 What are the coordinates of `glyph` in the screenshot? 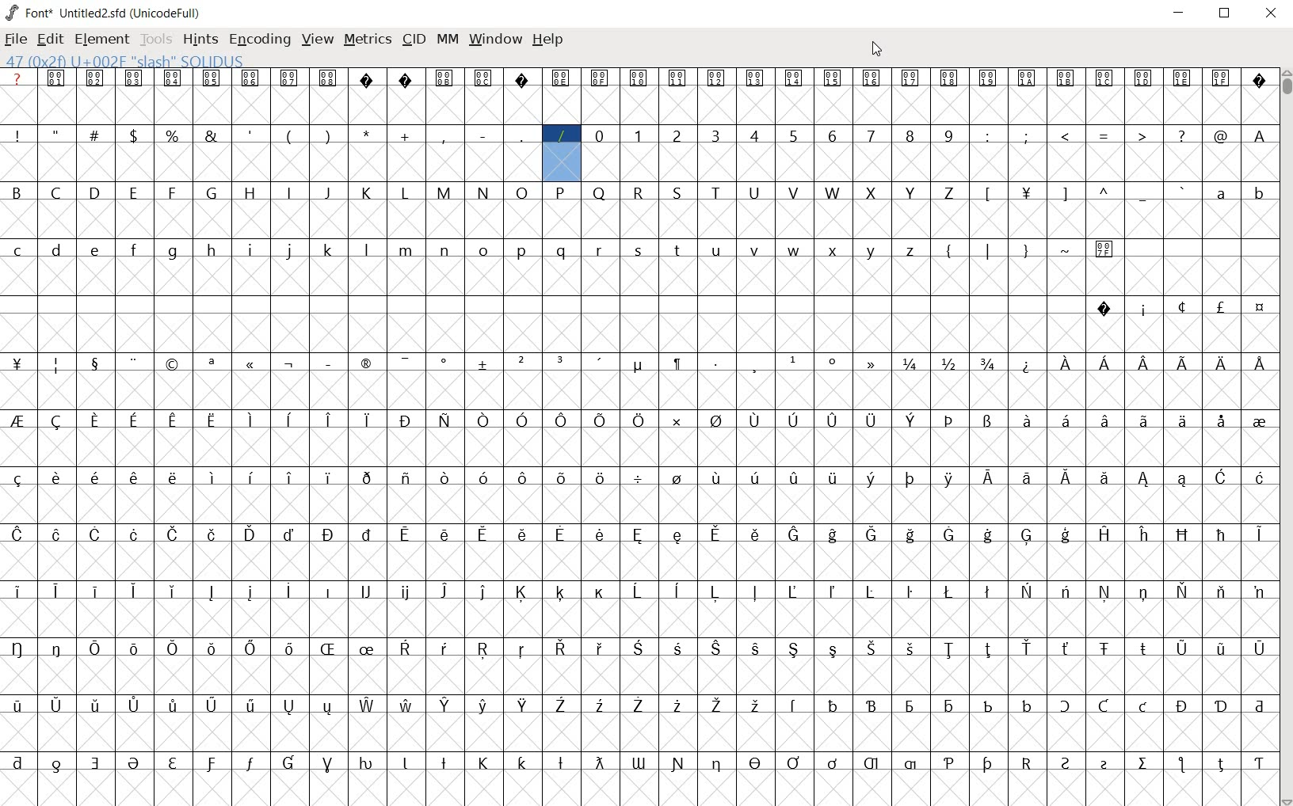 It's located at (404, 363).